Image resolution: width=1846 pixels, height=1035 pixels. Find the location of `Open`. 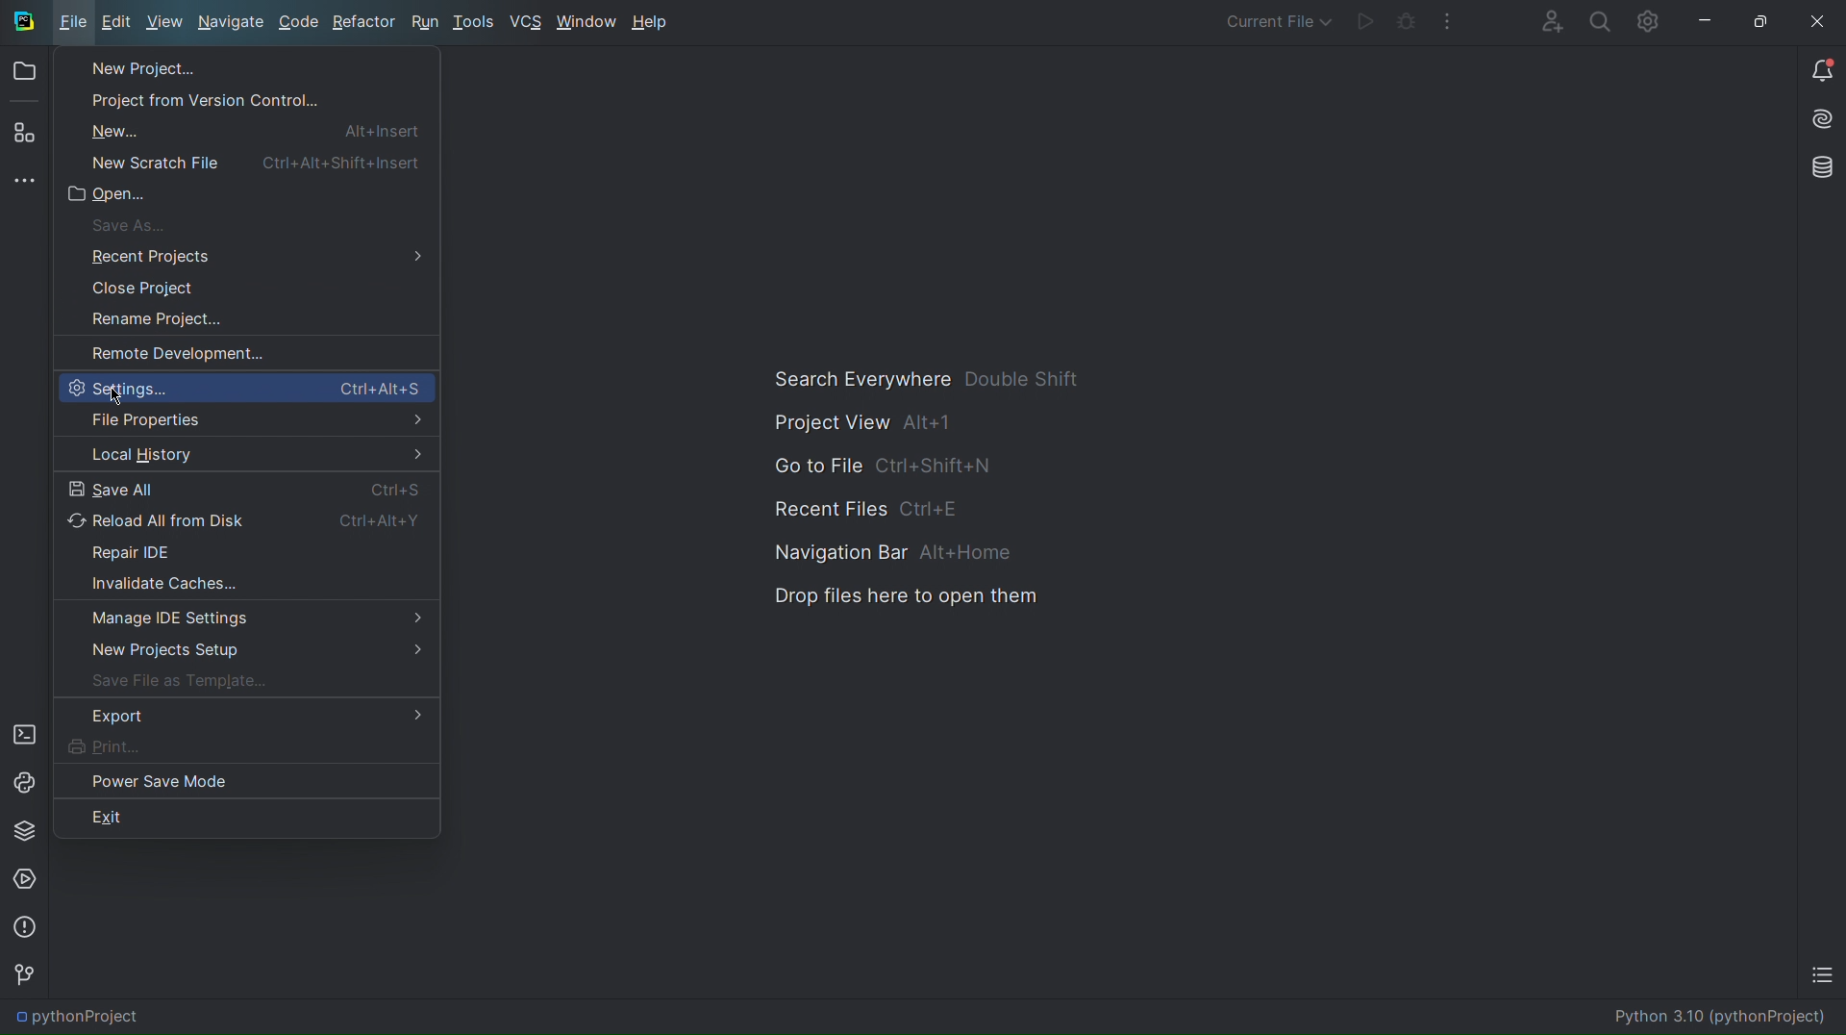

Open is located at coordinates (111, 195).